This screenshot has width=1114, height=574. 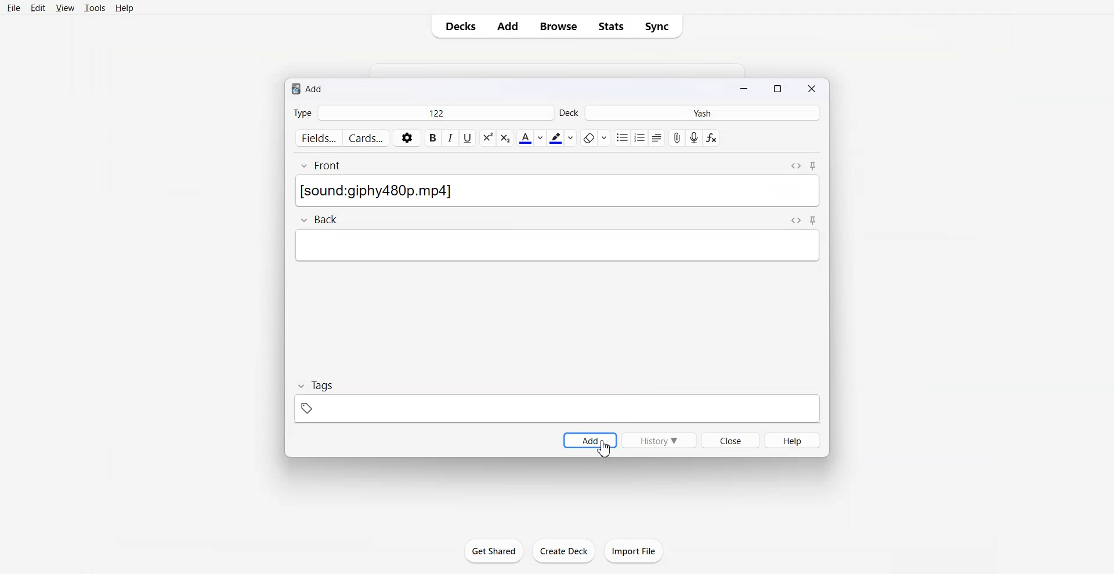 I want to click on Toggle Sticky, so click(x=814, y=220).